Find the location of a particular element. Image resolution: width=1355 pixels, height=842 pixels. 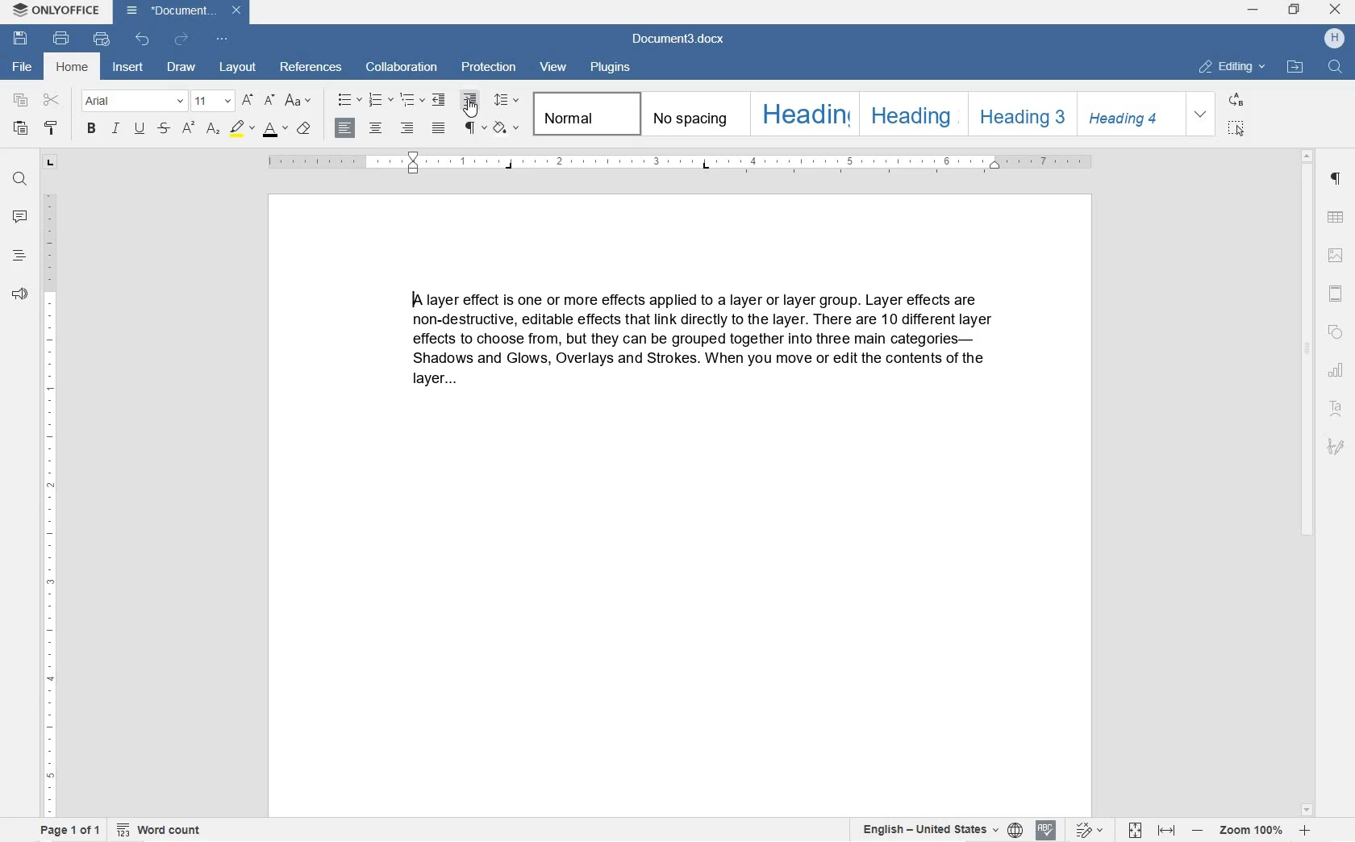

Document3.docx is located at coordinates (680, 39).